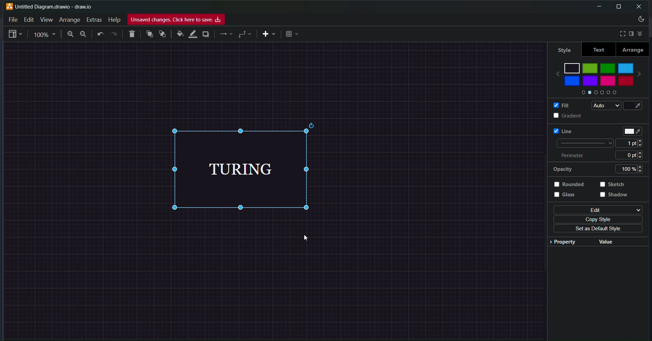  What do you see at coordinates (163, 35) in the screenshot?
I see `to back` at bounding box center [163, 35].